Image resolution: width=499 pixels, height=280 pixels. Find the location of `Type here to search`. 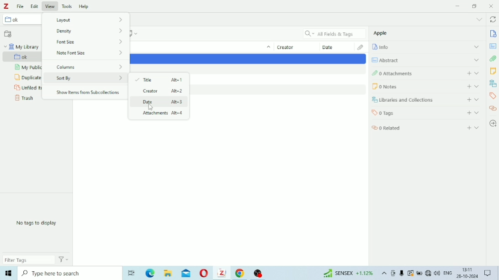

Type here to search is located at coordinates (67, 275).